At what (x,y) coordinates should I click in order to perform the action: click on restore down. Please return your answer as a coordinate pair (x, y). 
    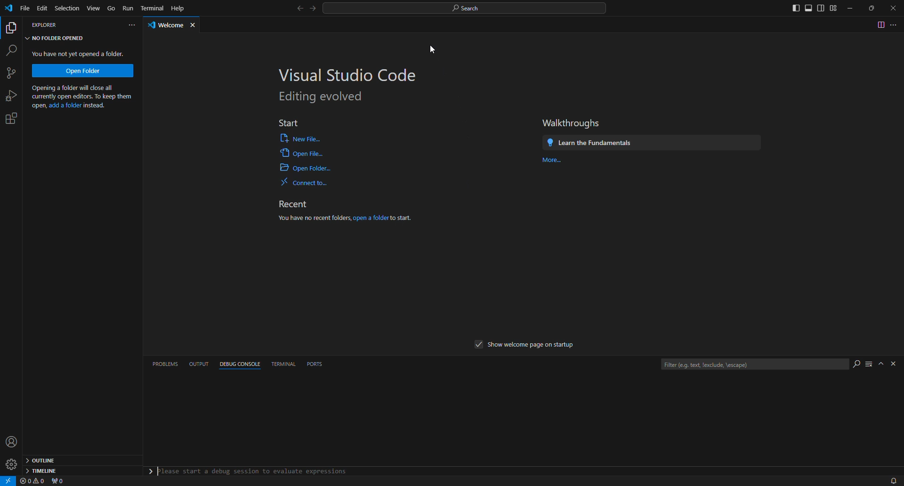
    Looking at the image, I should click on (873, 7).